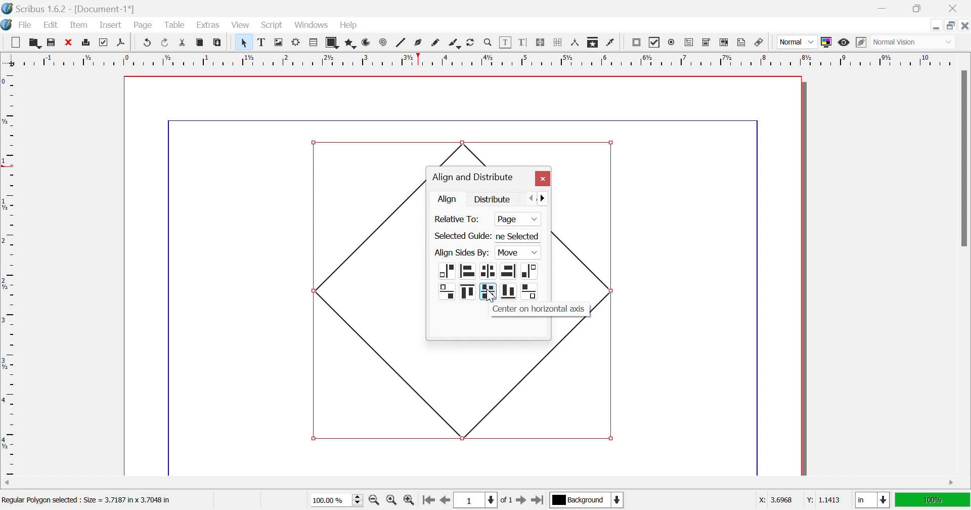 Image resolution: width=971 pixels, height=510 pixels. I want to click on Cursor, so click(320, 29).